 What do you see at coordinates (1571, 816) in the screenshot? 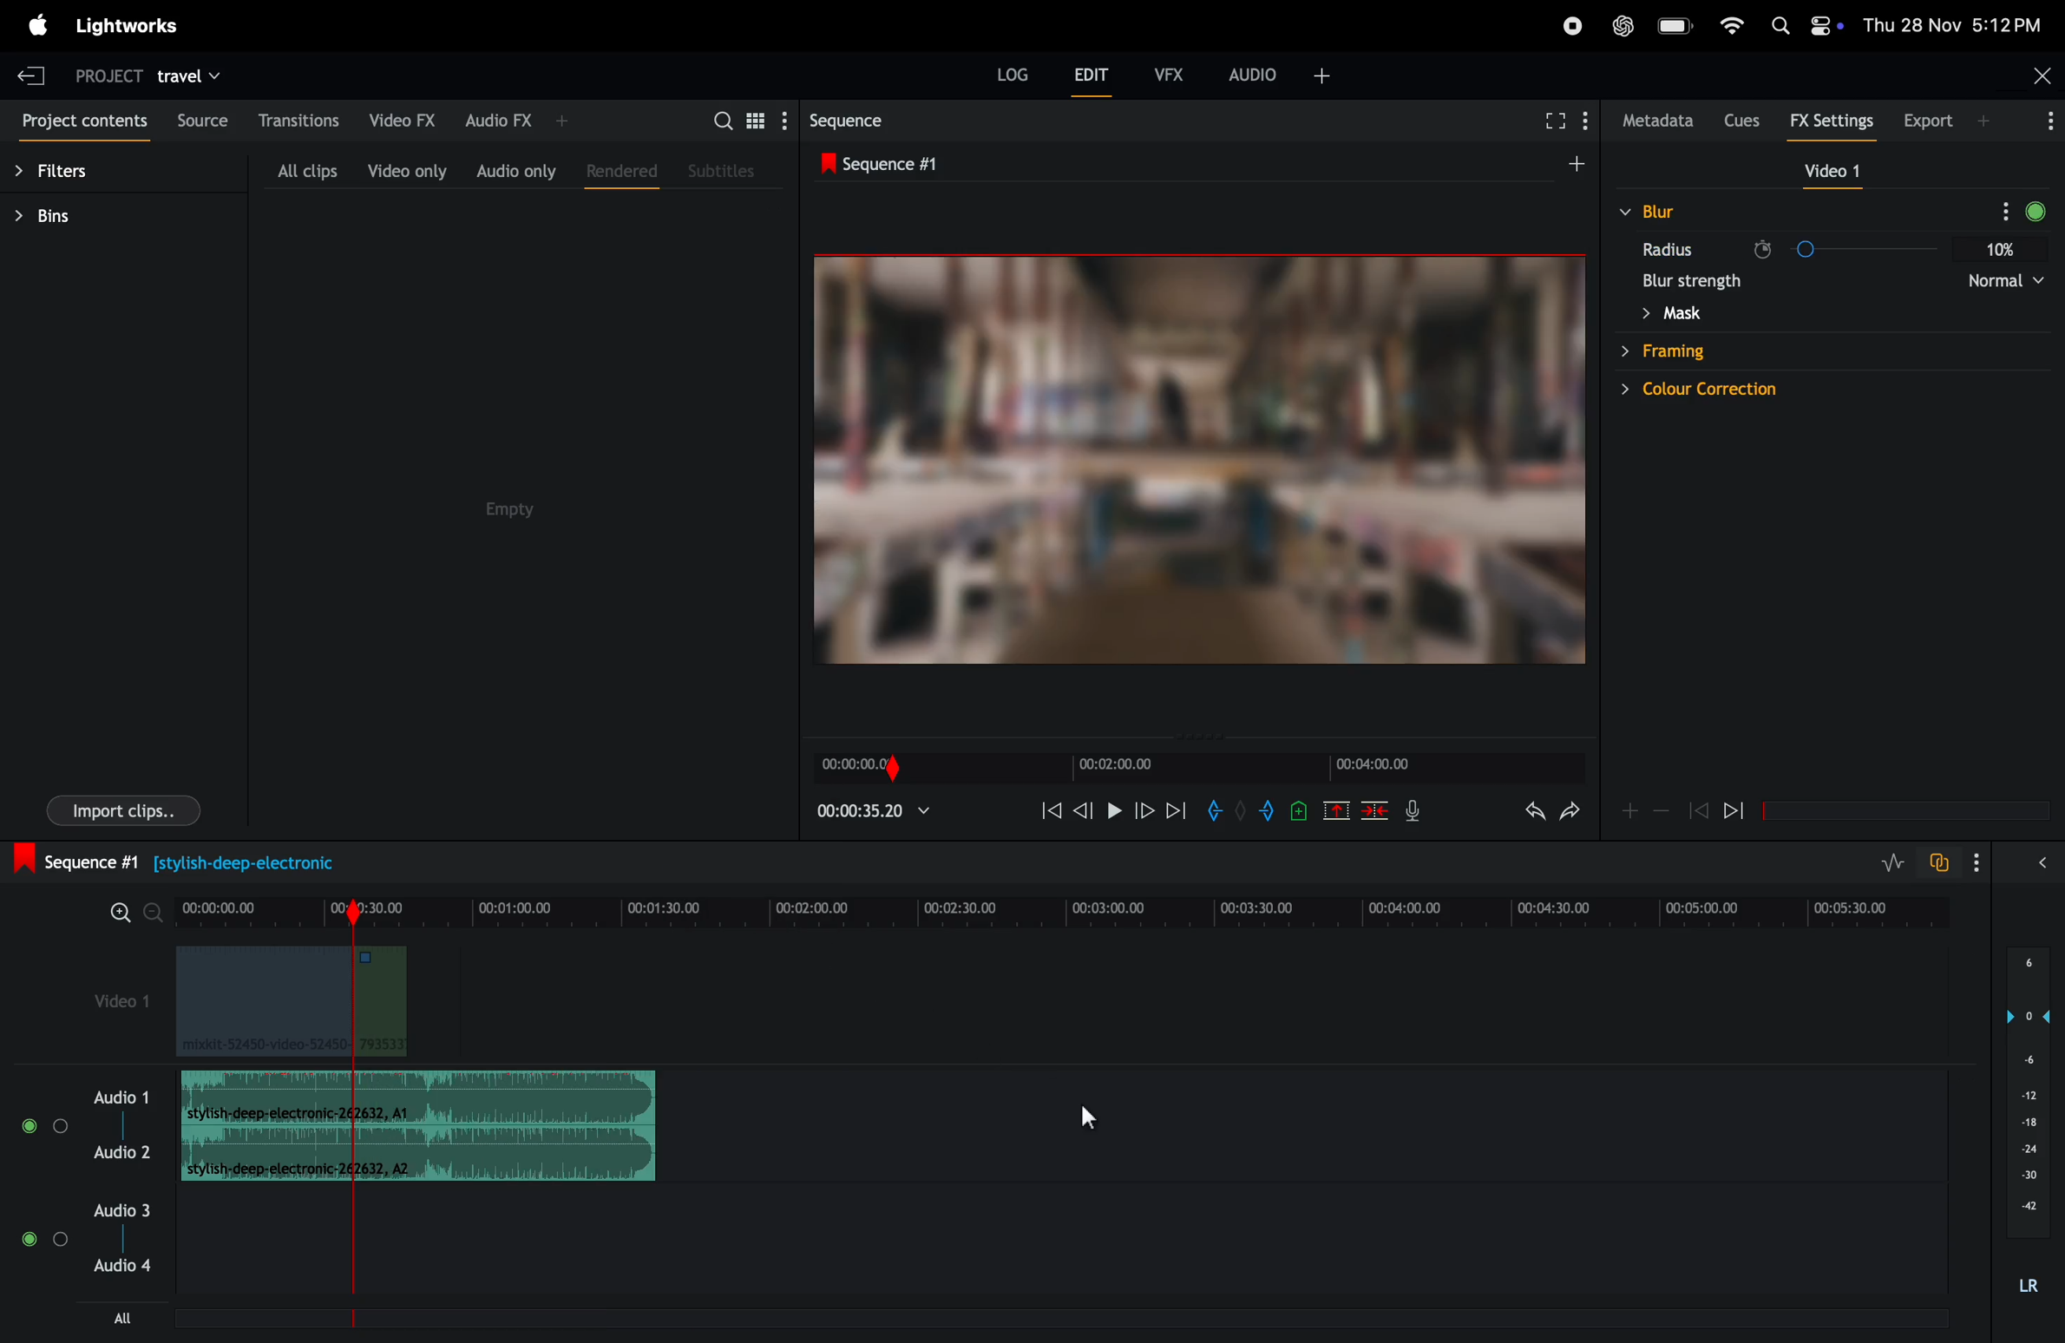
I see `redo` at bounding box center [1571, 816].